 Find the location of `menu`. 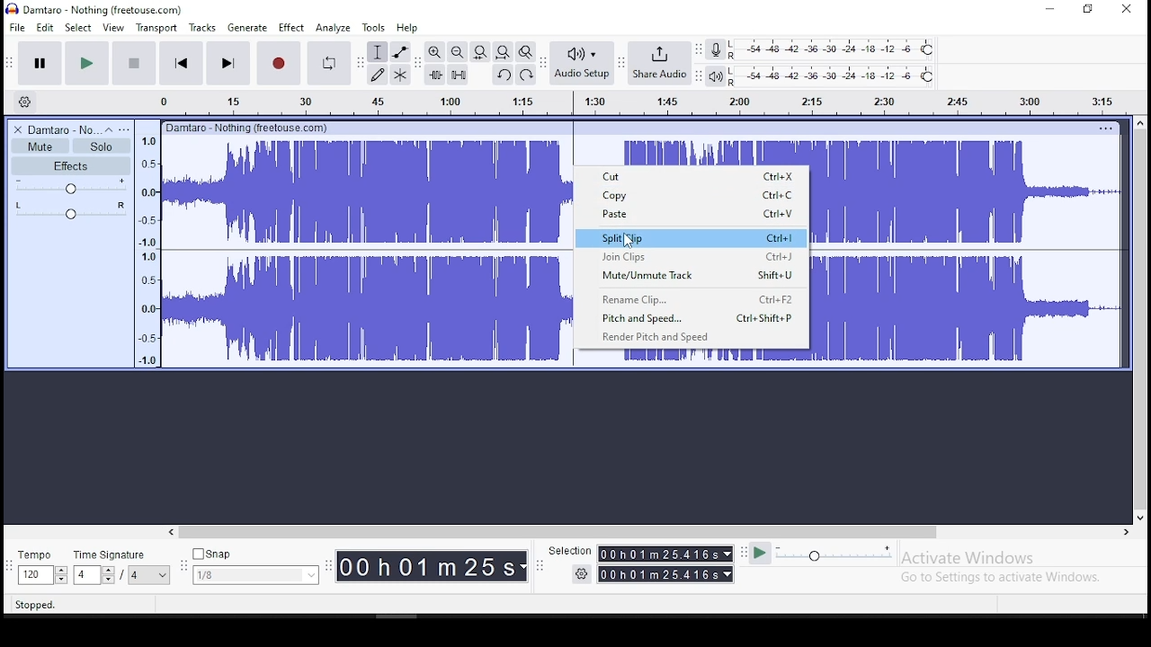

menu is located at coordinates (150, 574).